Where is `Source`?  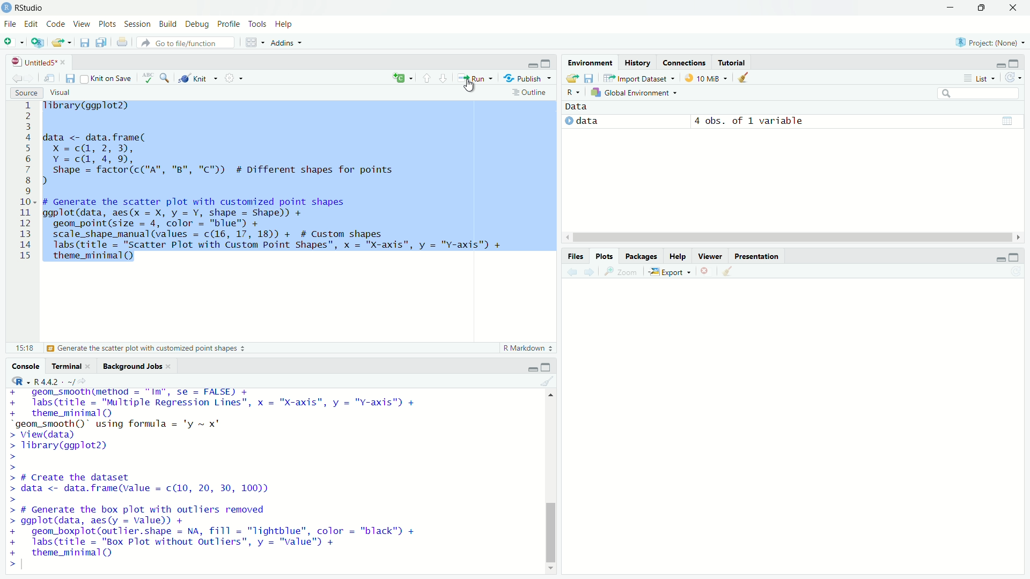
Source is located at coordinates (26, 93).